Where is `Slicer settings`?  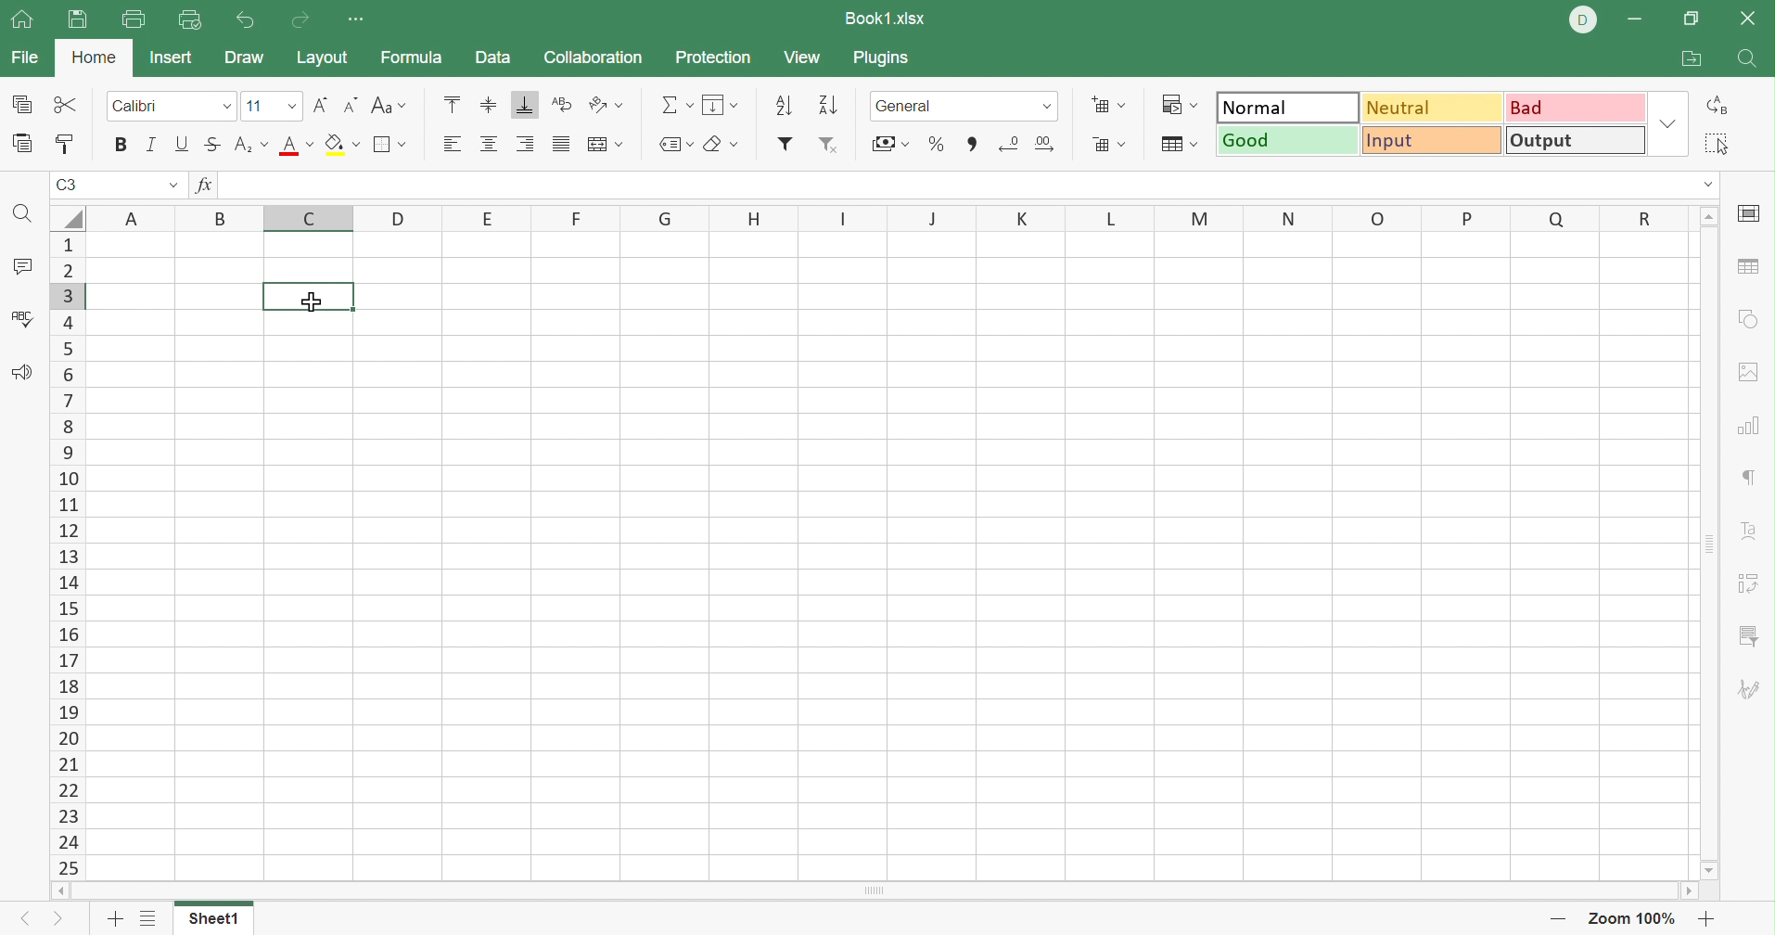 Slicer settings is located at coordinates (1751, 639).